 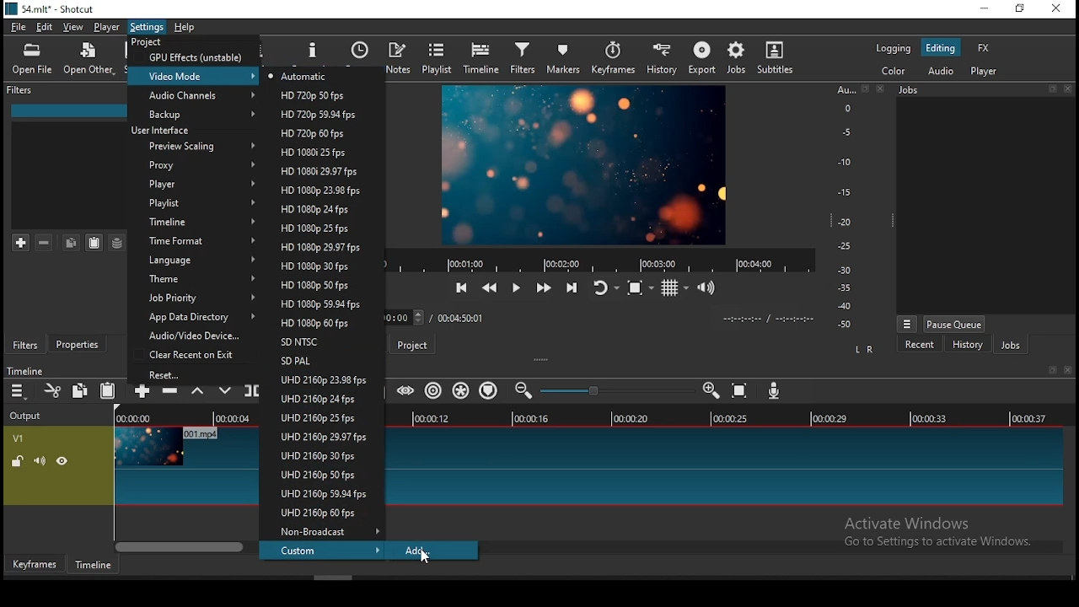 I want to click on pause queue, so click(x=954, y=324).